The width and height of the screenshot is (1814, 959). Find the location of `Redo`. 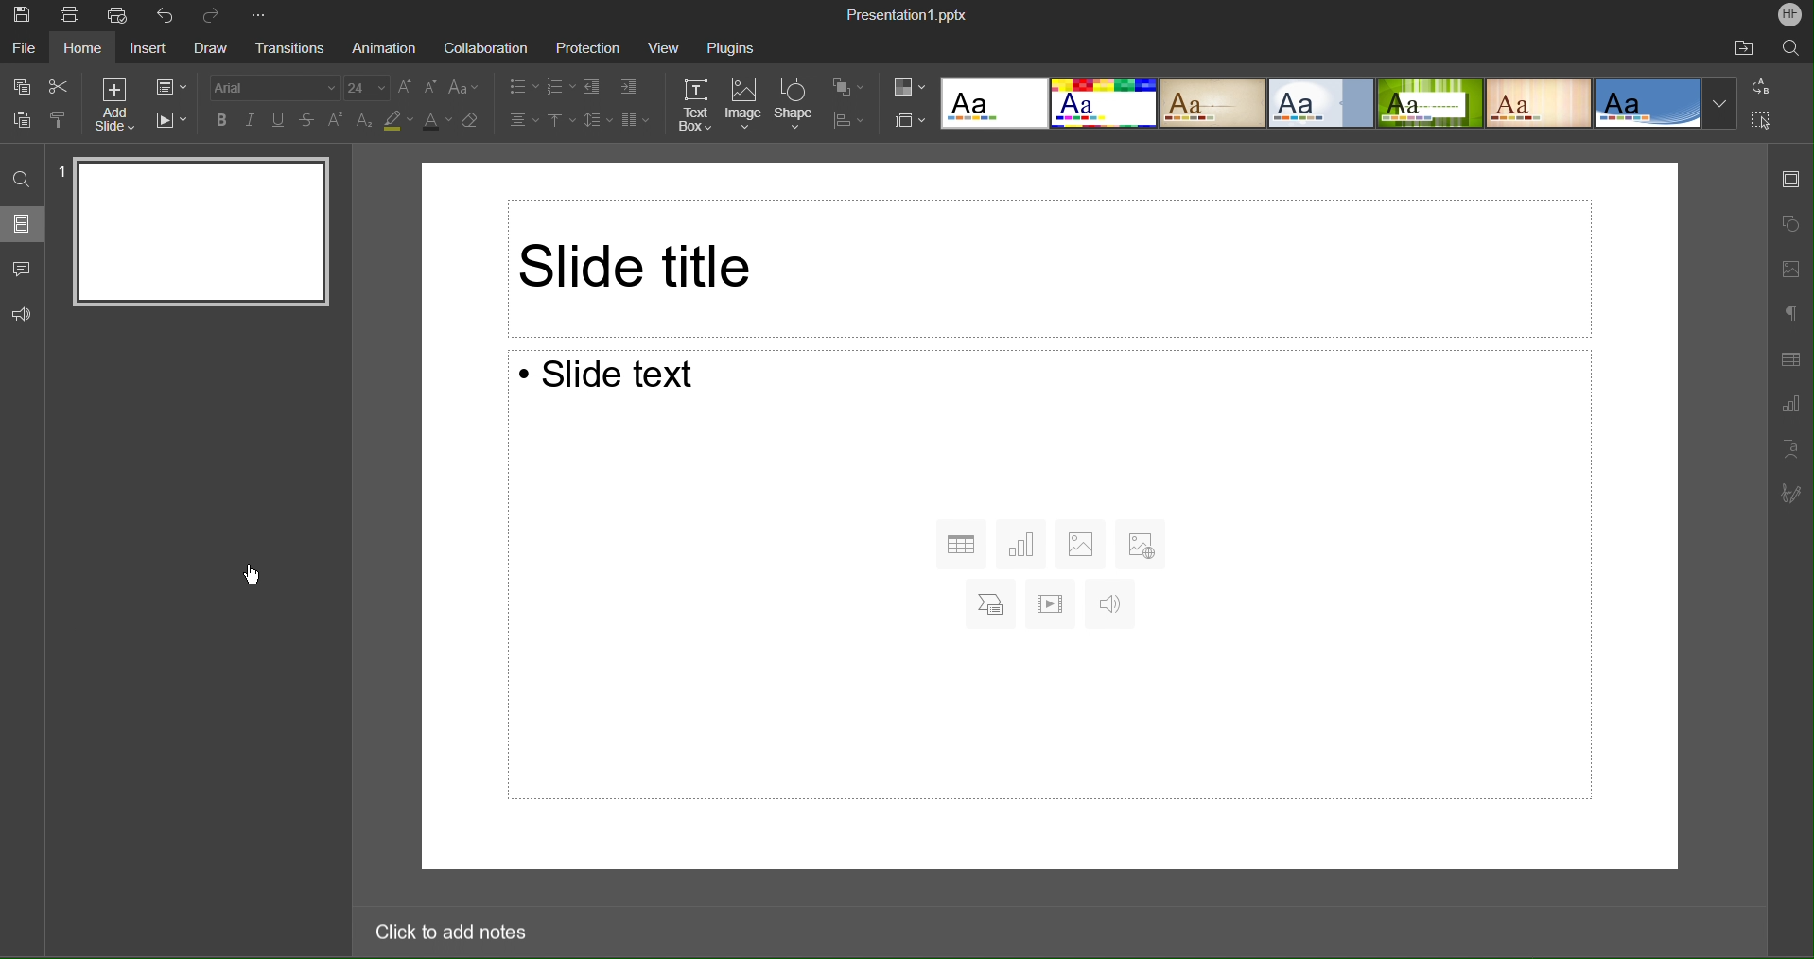

Redo is located at coordinates (214, 15).